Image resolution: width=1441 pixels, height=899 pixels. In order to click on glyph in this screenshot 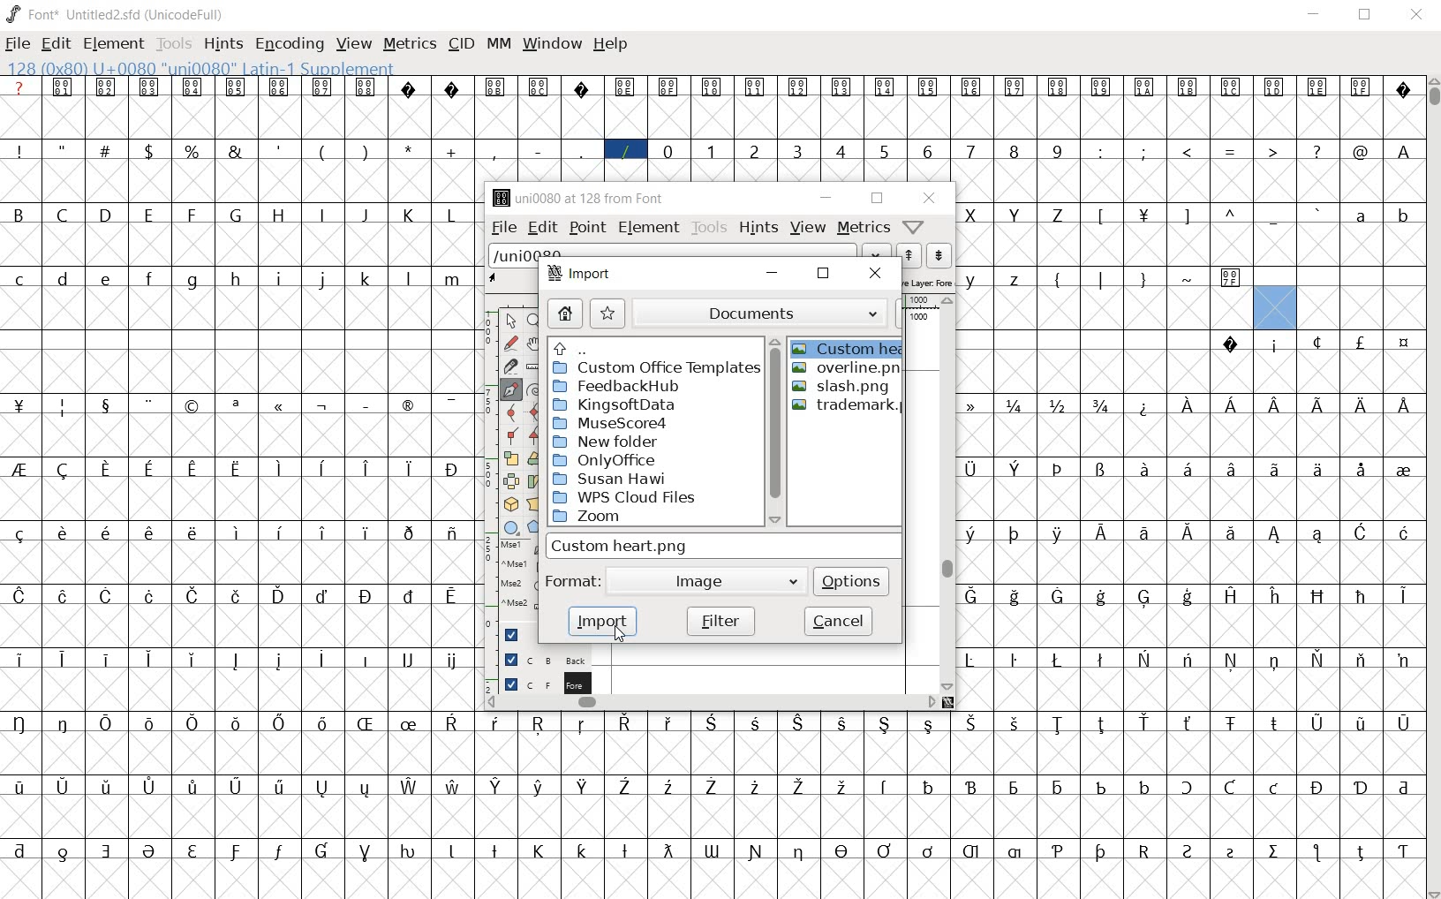, I will do `click(1058, 151)`.